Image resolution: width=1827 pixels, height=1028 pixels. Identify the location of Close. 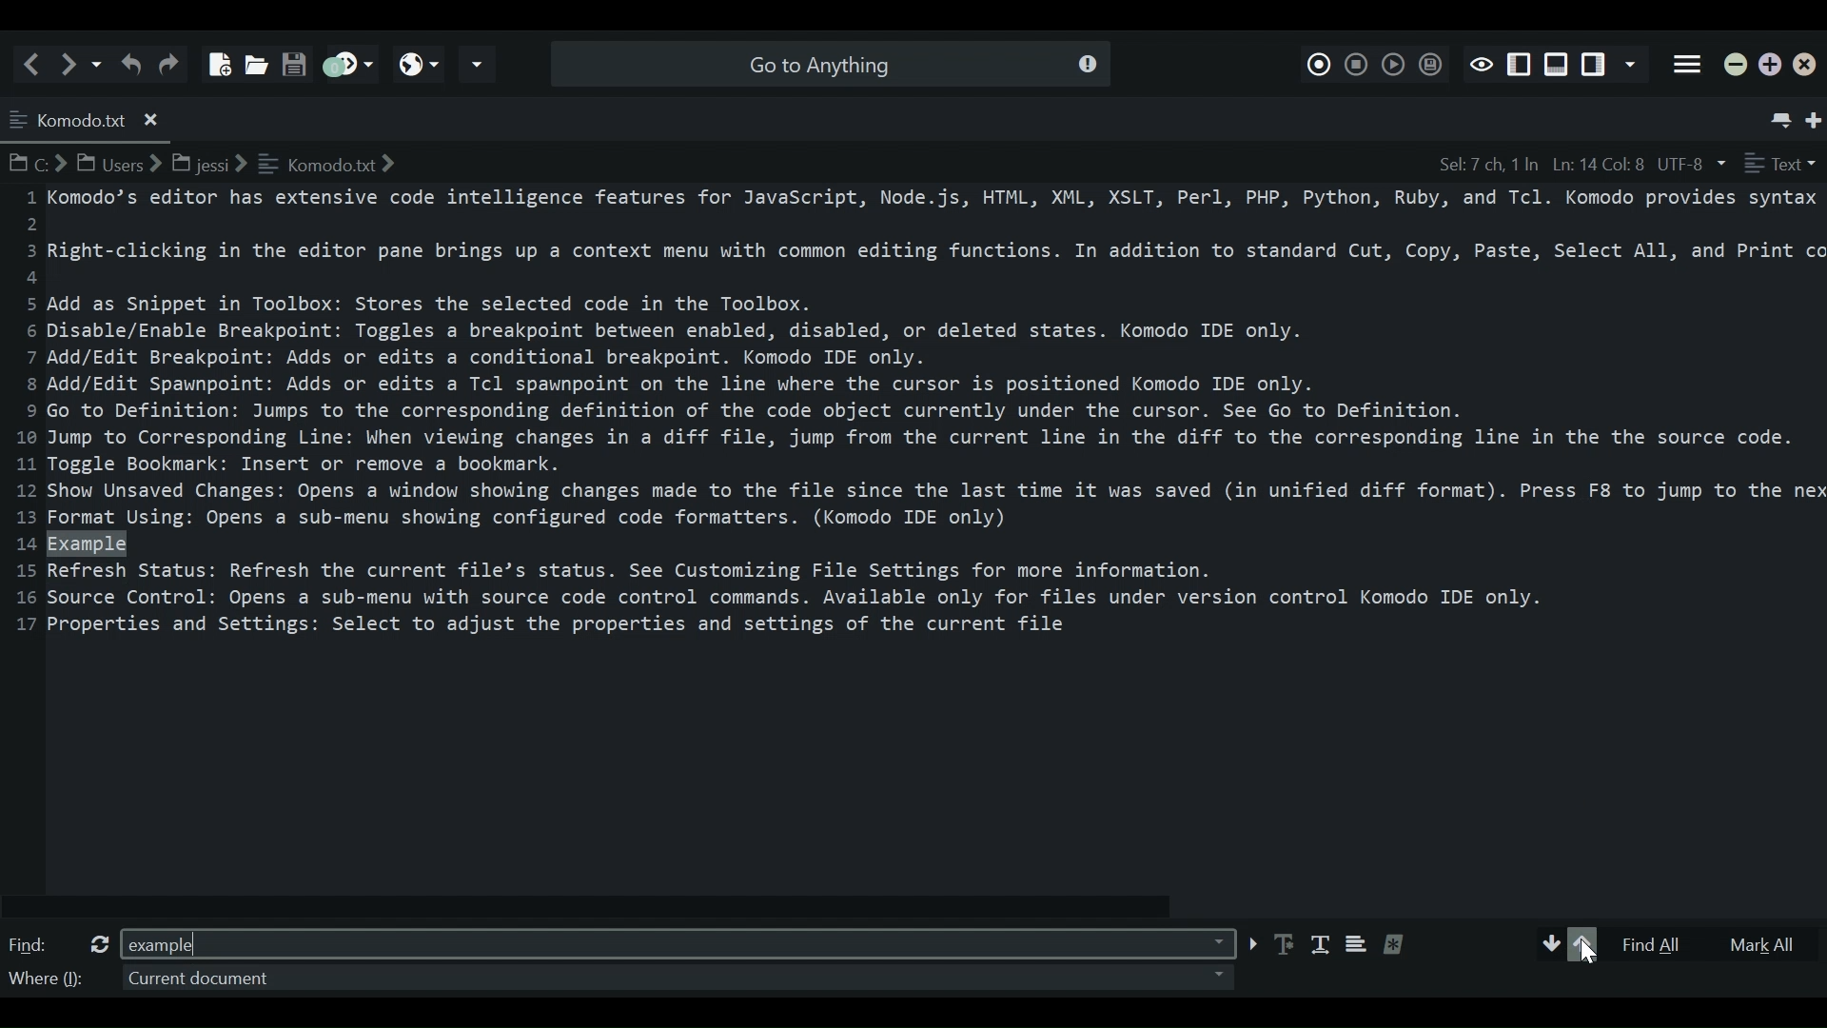
(1809, 68).